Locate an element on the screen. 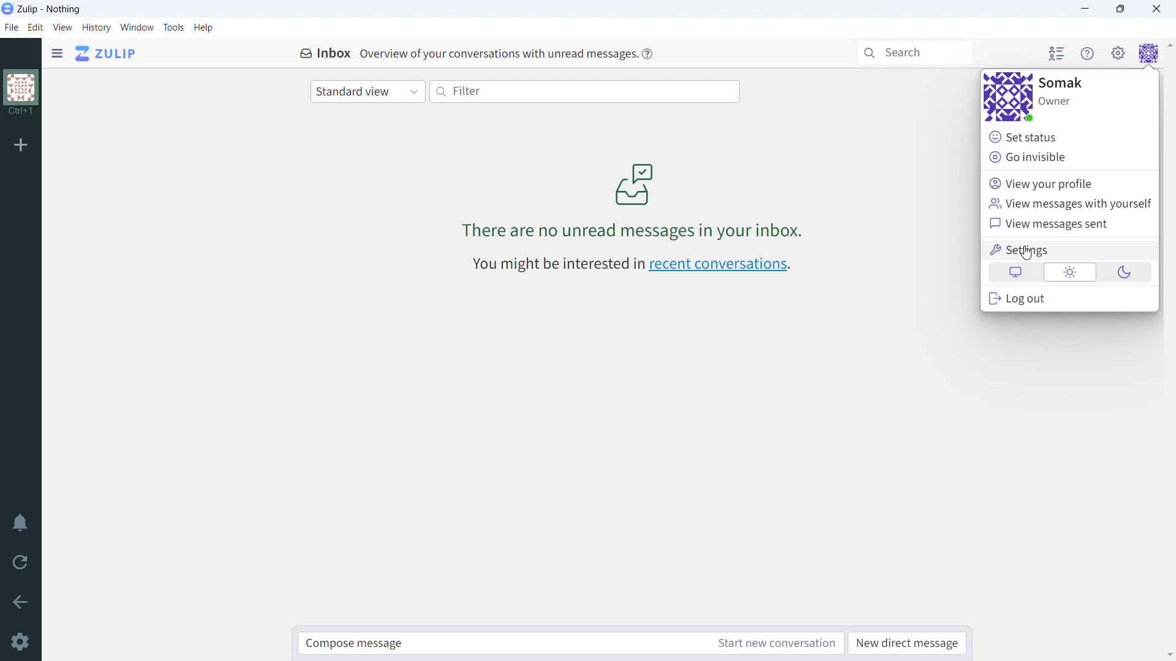  help menu is located at coordinates (1088, 54).